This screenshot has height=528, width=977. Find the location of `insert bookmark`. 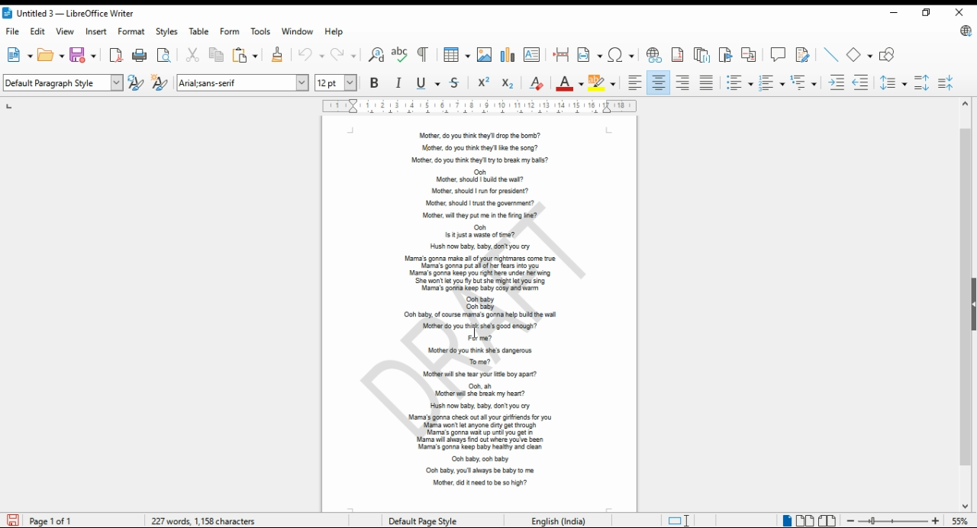

insert bookmark is located at coordinates (725, 55).